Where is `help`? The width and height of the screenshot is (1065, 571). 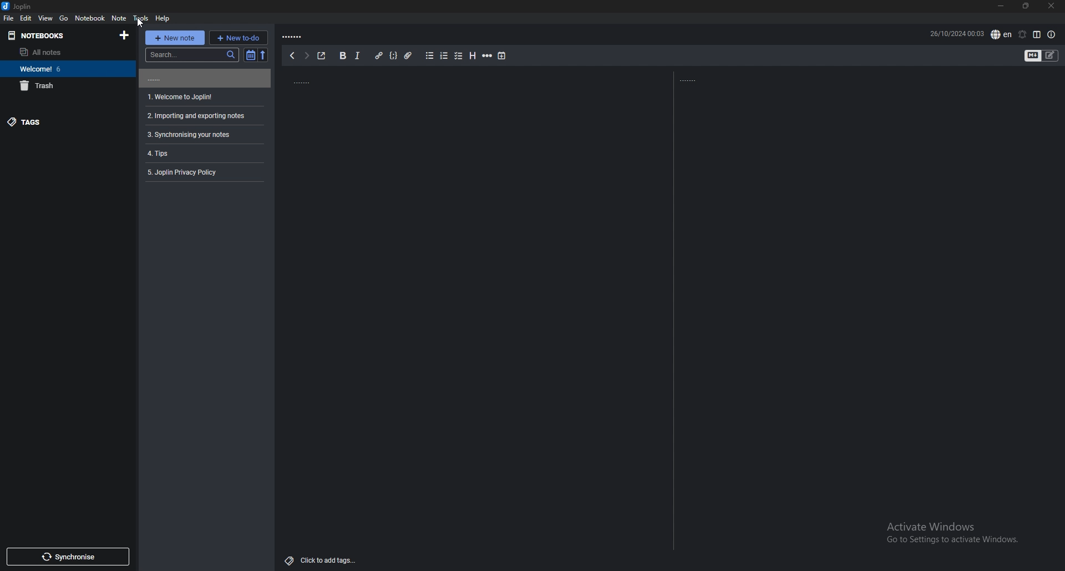 help is located at coordinates (163, 18).